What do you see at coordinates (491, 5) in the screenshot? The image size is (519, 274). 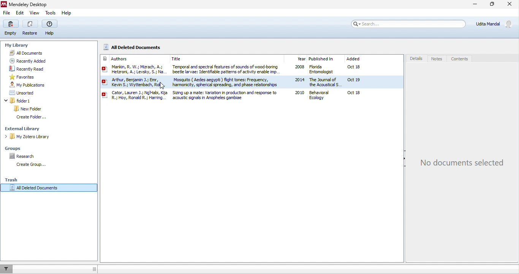 I see `maximize` at bounding box center [491, 5].